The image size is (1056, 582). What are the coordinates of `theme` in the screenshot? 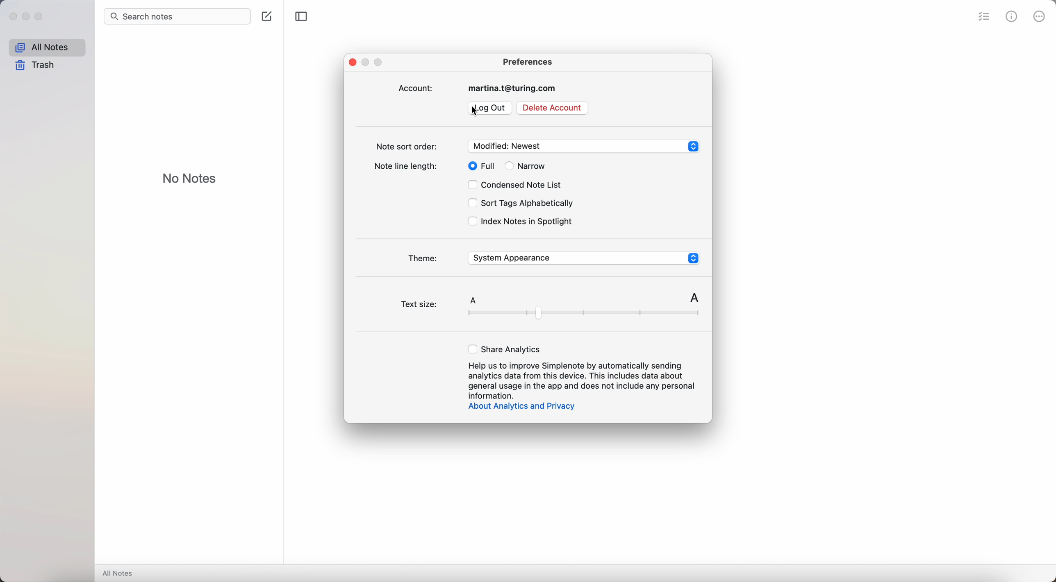 It's located at (421, 260).